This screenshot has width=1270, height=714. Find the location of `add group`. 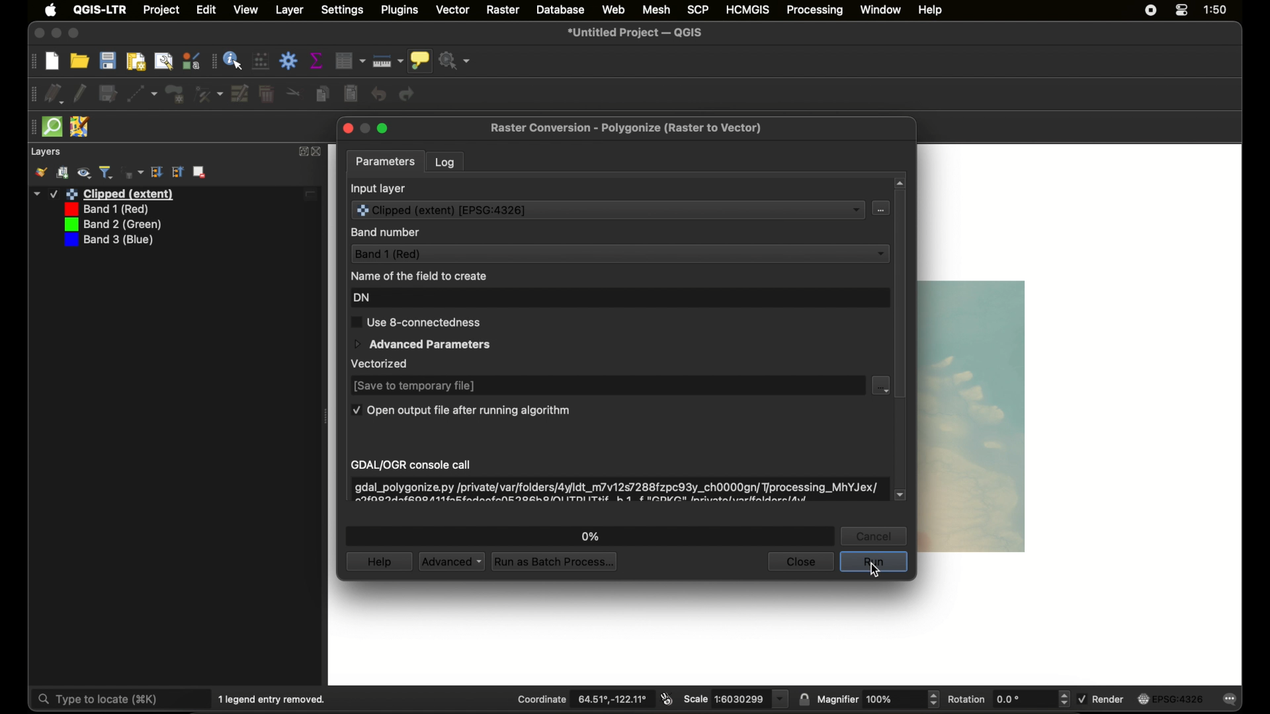

add group is located at coordinates (63, 173).